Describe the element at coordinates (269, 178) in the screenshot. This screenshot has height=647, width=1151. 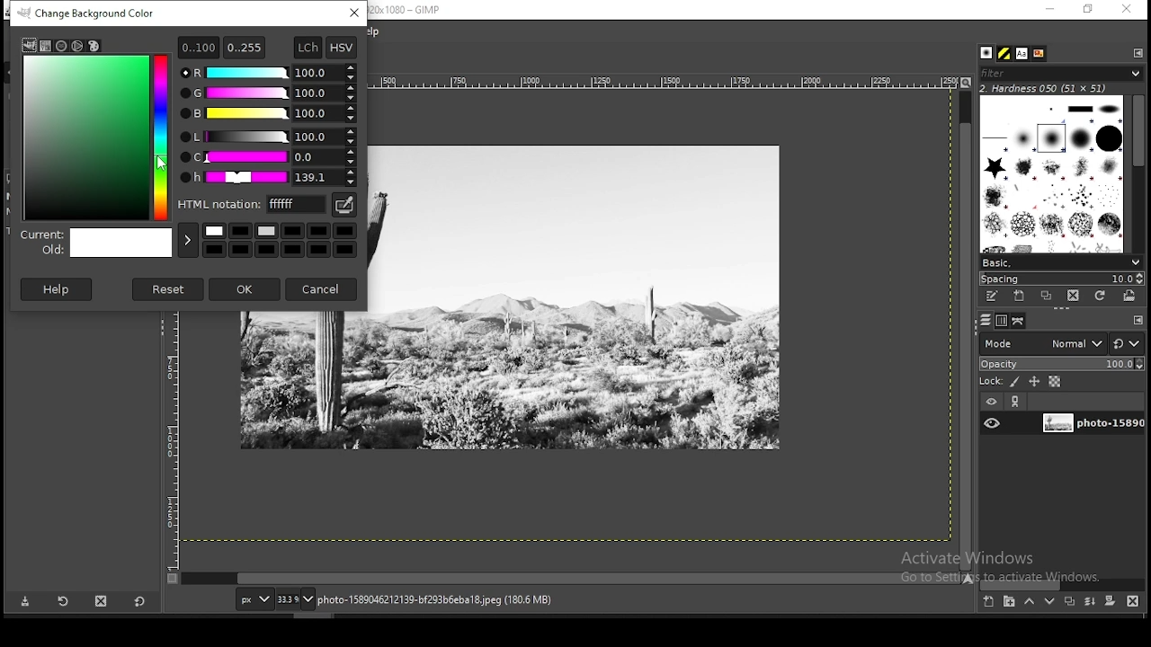
I see `lvh hue` at that location.